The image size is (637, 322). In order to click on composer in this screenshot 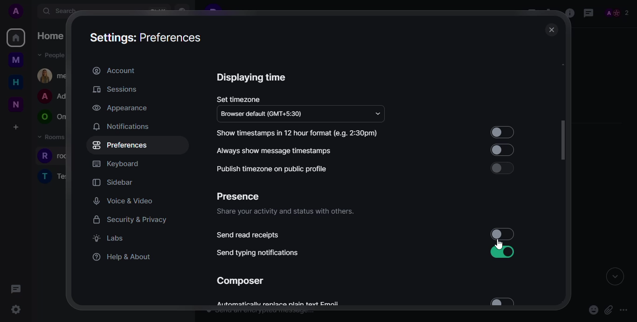, I will do `click(240, 281)`.